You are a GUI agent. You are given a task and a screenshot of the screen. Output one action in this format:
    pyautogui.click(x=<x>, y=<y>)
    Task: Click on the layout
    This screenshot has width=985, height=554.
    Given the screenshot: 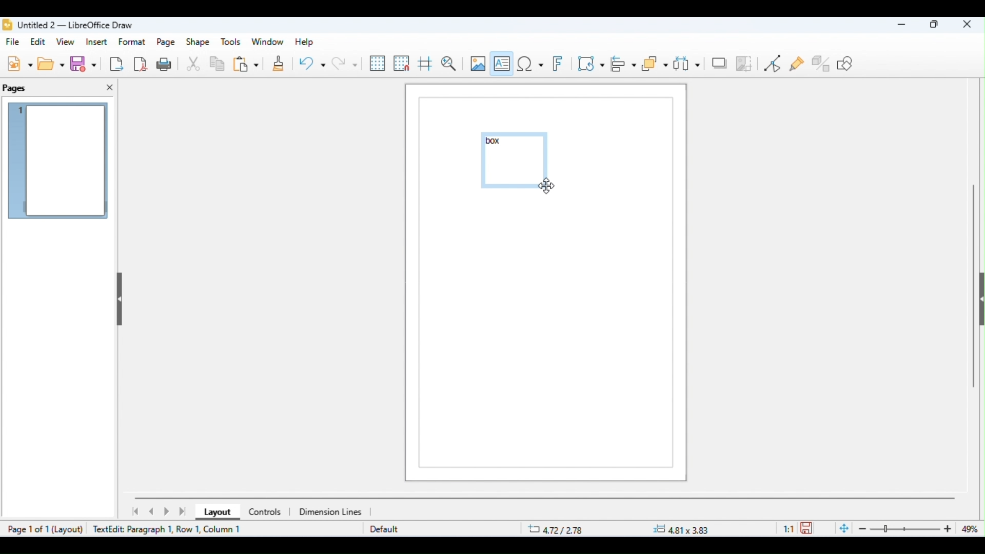 What is the action you would take?
    pyautogui.click(x=71, y=530)
    